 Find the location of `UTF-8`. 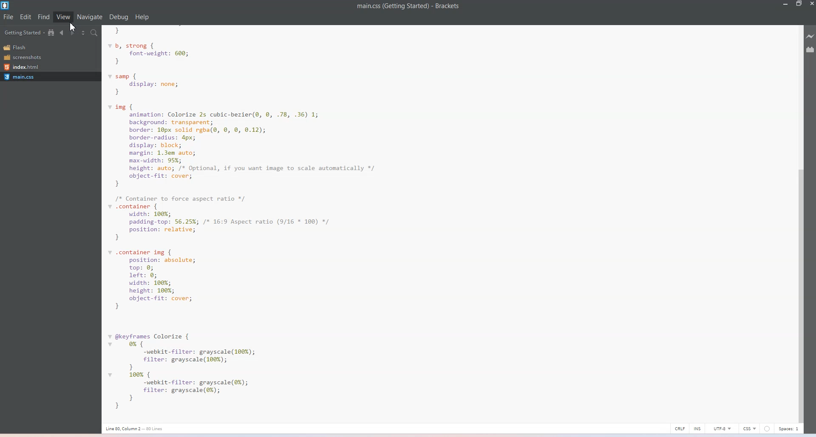

UTF-8 is located at coordinates (723, 428).